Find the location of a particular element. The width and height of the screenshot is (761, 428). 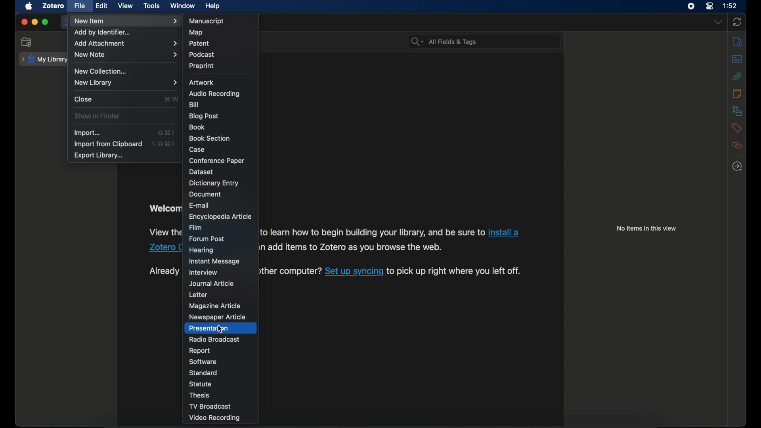

new library is located at coordinates (125, 82).